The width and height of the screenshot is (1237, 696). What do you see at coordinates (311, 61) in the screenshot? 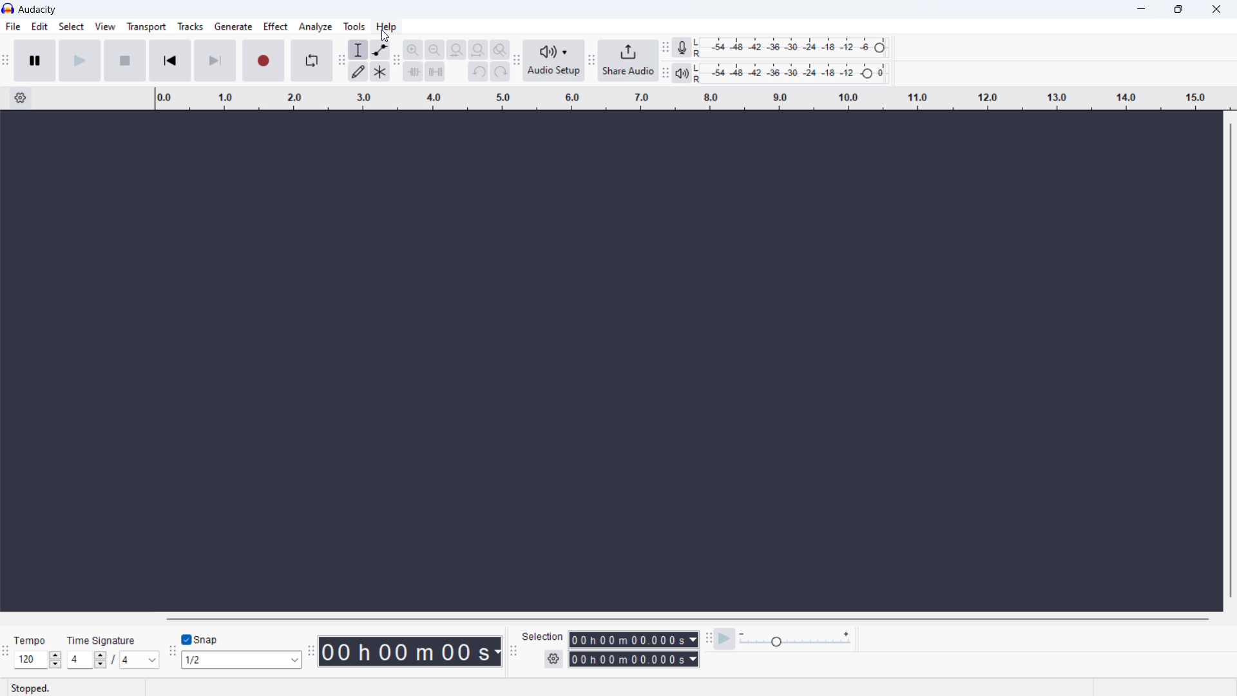
I see `enable loop` at bounding box center [311, 61].